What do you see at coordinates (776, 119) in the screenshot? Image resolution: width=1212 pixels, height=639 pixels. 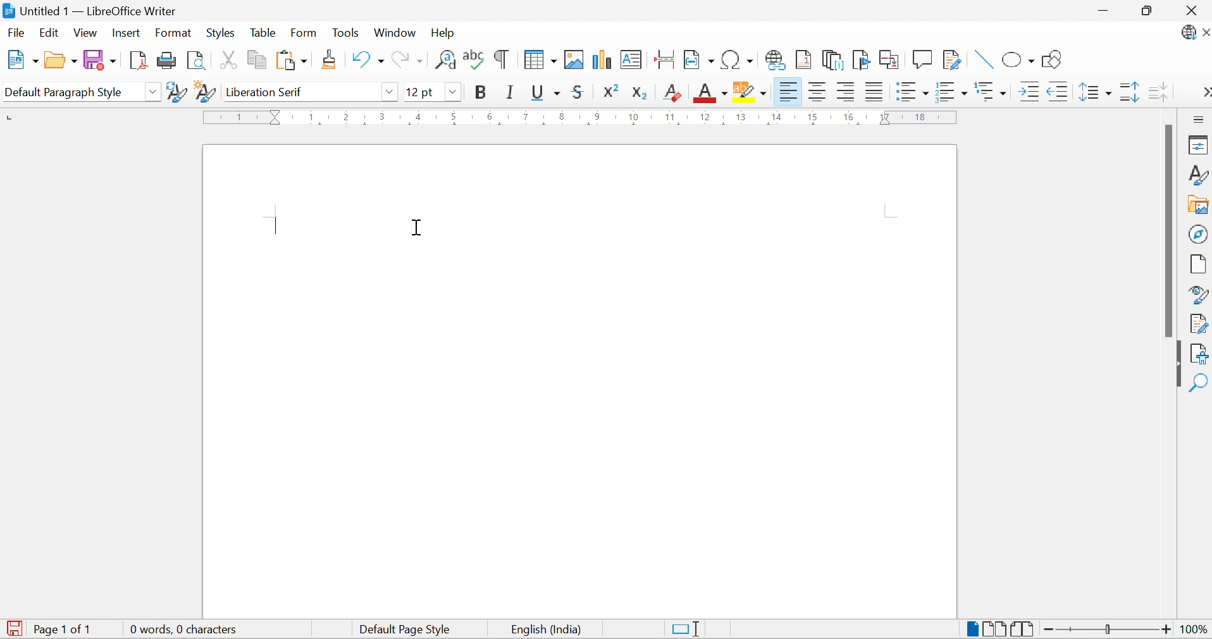 I see `14` at bounding box center [776, 119].